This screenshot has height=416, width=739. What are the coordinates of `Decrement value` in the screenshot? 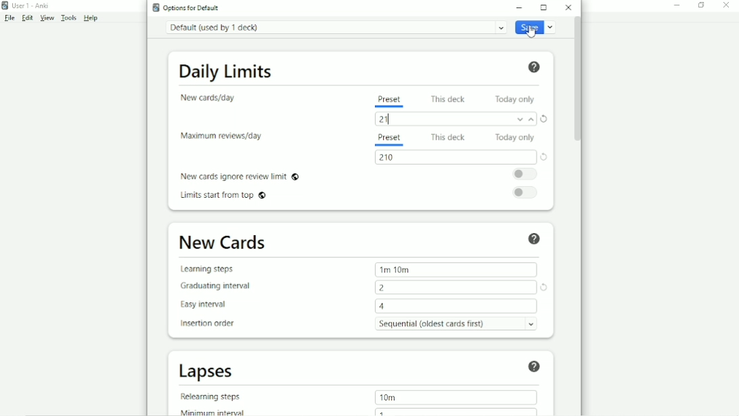 It's located at (520, 120).